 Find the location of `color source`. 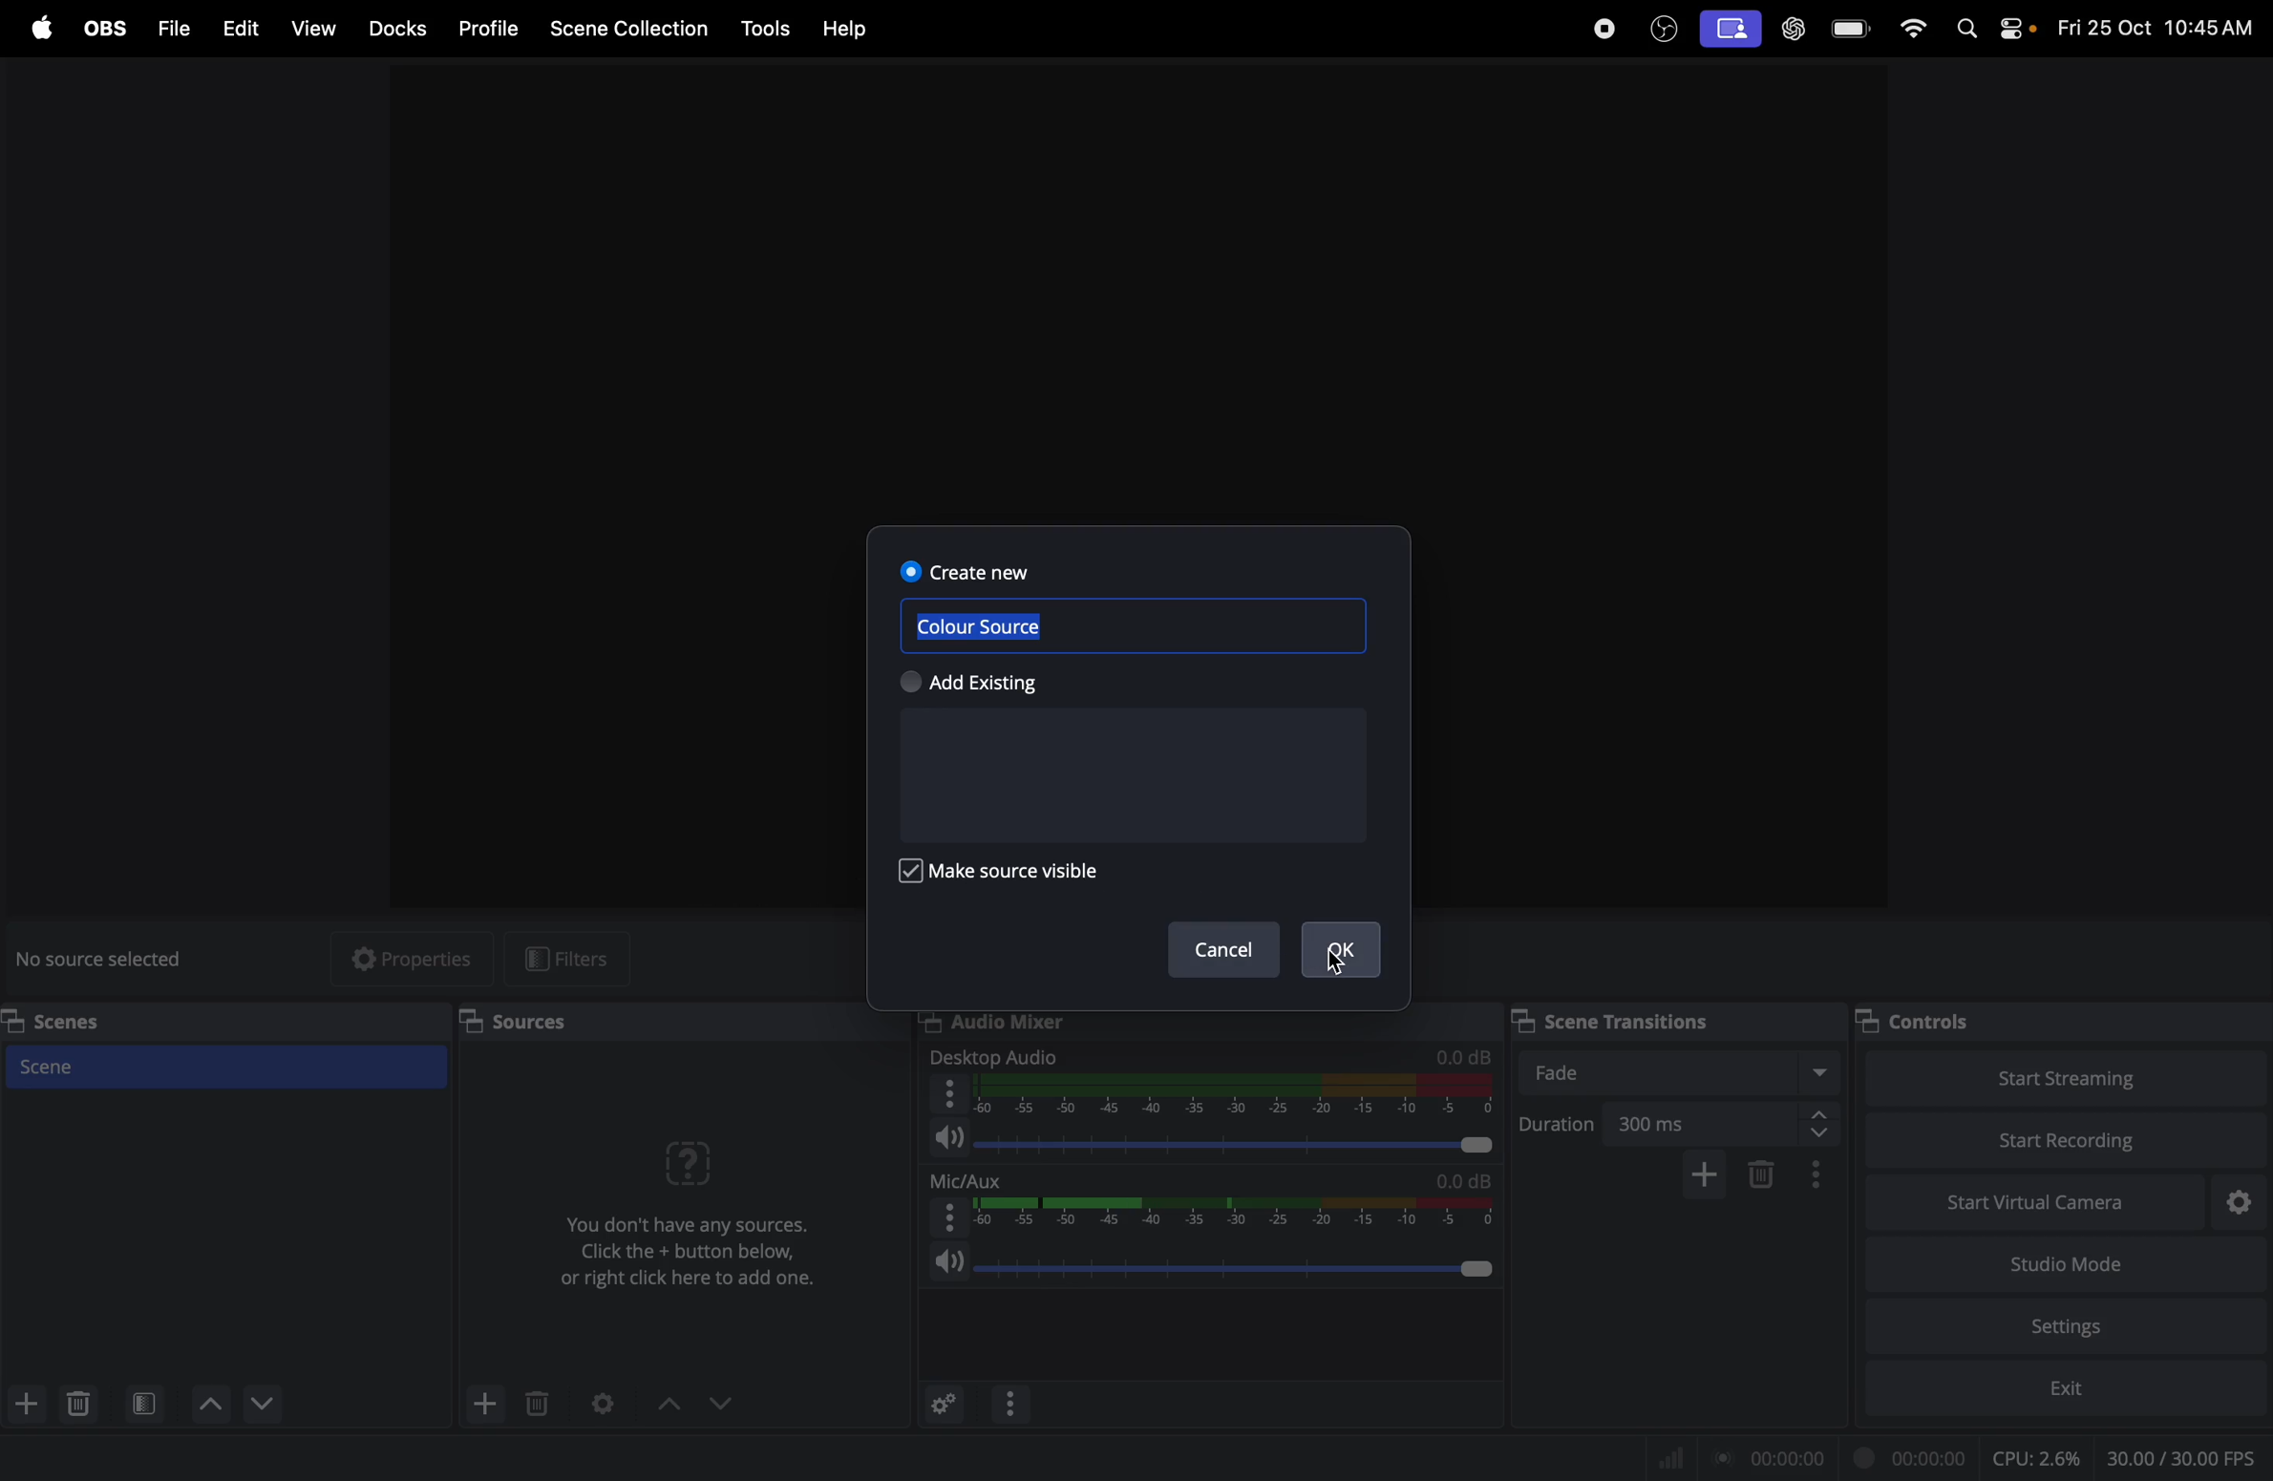

color source is located at coordinates (1154, 626).